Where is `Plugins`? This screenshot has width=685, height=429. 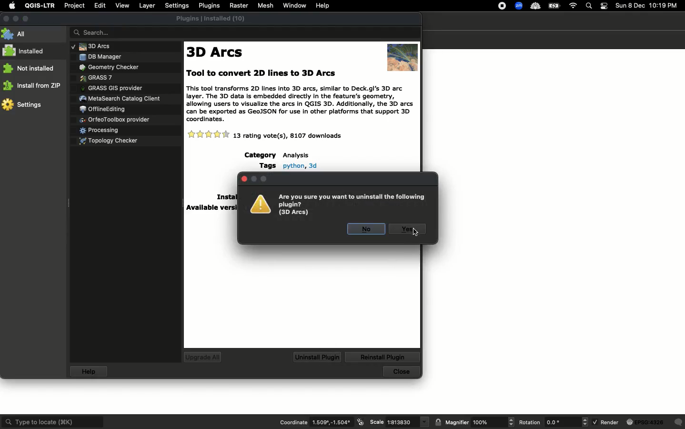 Plugins is located at coordinates (101, 129).